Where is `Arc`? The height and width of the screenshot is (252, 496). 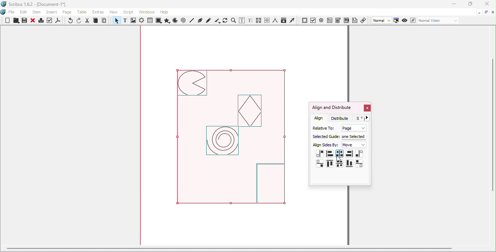
Arc is located at coordinates (175, 21).